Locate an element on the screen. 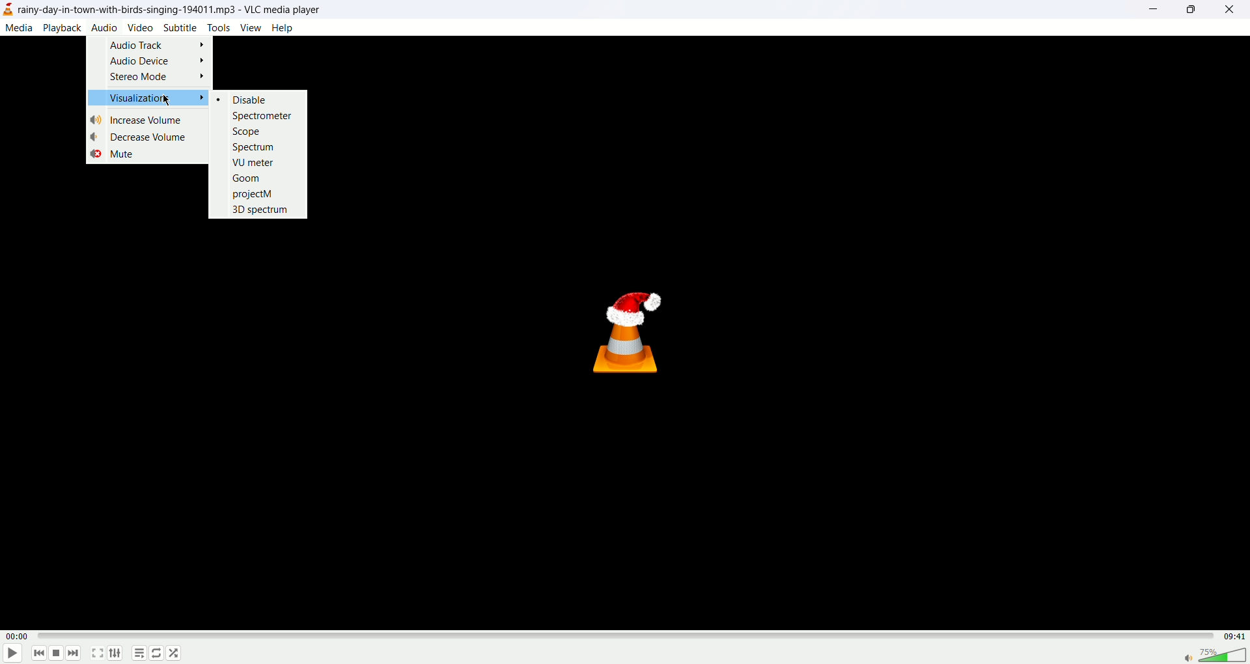 The image size is (1250, 664). scope is located at coordinates (247, 132).